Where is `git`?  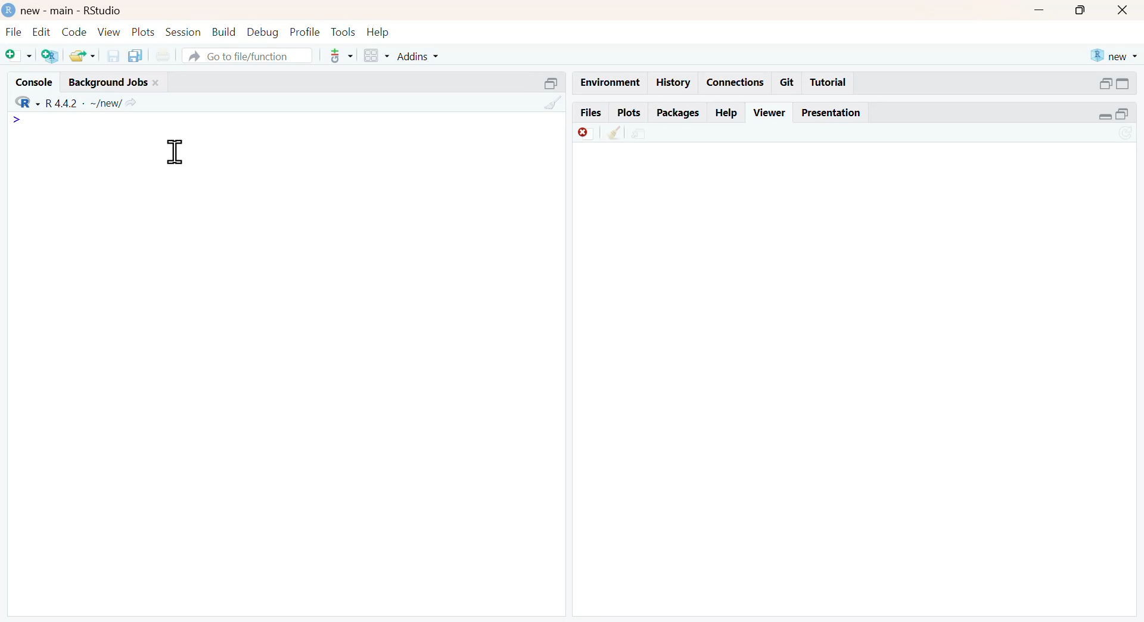
git is located at coordinates (788, 82).